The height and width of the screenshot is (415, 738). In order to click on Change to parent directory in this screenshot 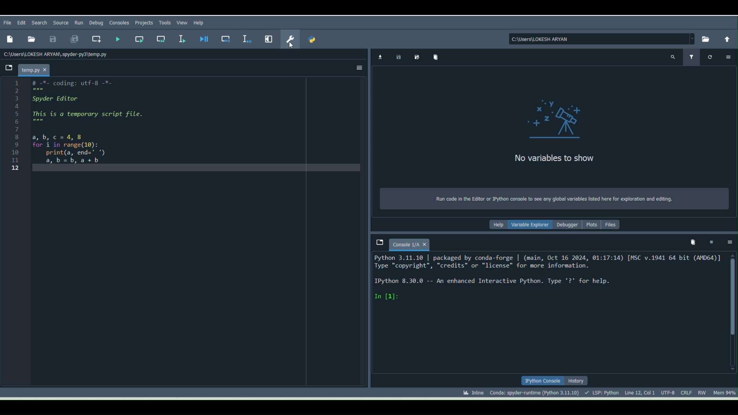, I will do `click(726, 39)`.